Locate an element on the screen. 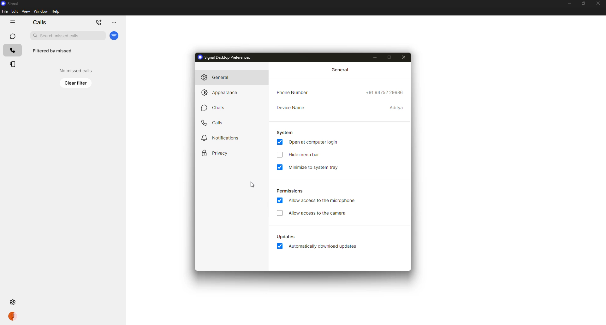  maximize is located at coordinates (582, 3).